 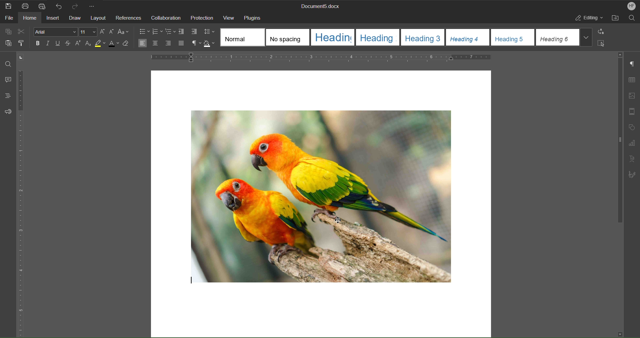 What do you see at coordinates (618, 141) in the screenshot?
I see `Scrollbar` at bounding box center [618, 141].